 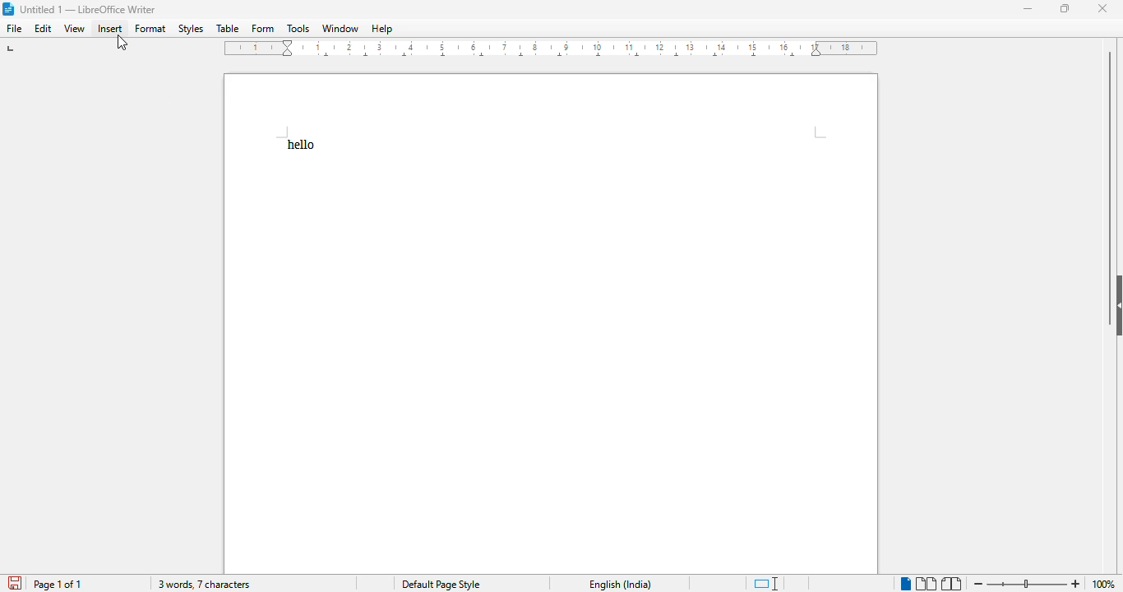 What do you see at coordinates (905, 583) in the screenshot?
I see `single-page view` at bounding box center [905, 583].